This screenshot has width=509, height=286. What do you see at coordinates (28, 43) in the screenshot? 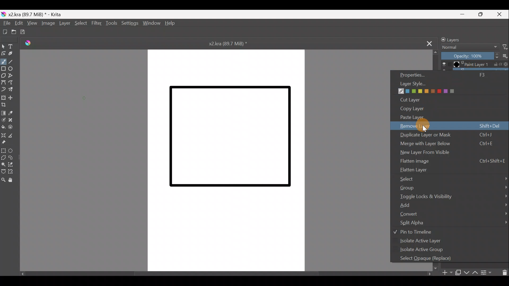
I see `Krita Logo` at bounding box center [28, 43].